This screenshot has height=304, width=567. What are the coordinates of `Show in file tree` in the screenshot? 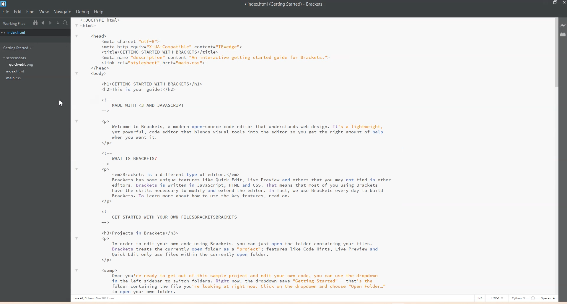 It's located at (35, 23).